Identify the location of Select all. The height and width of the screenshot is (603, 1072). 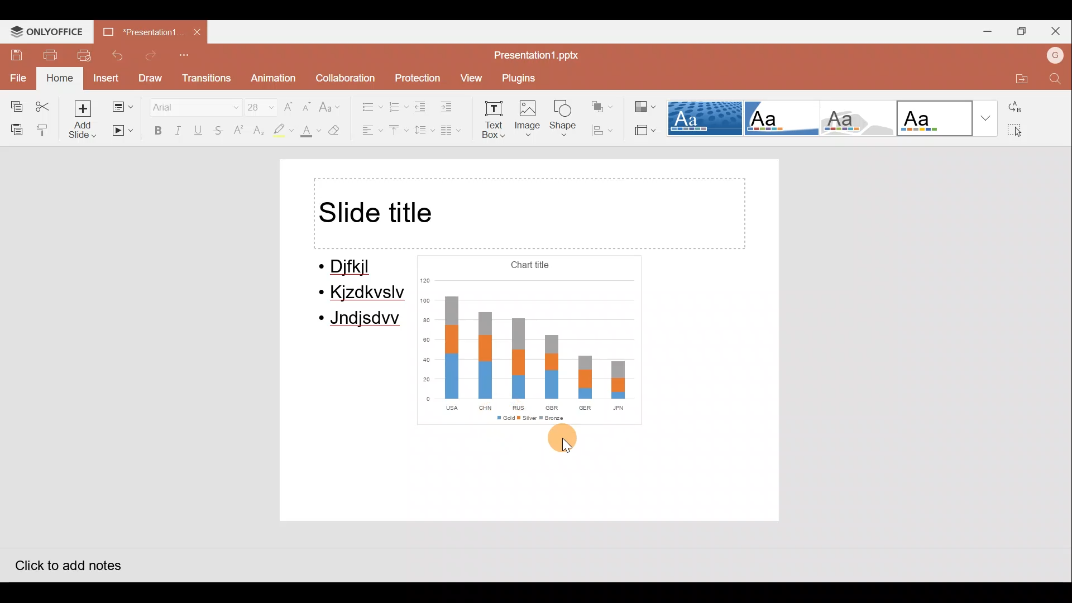
(1022, 131).